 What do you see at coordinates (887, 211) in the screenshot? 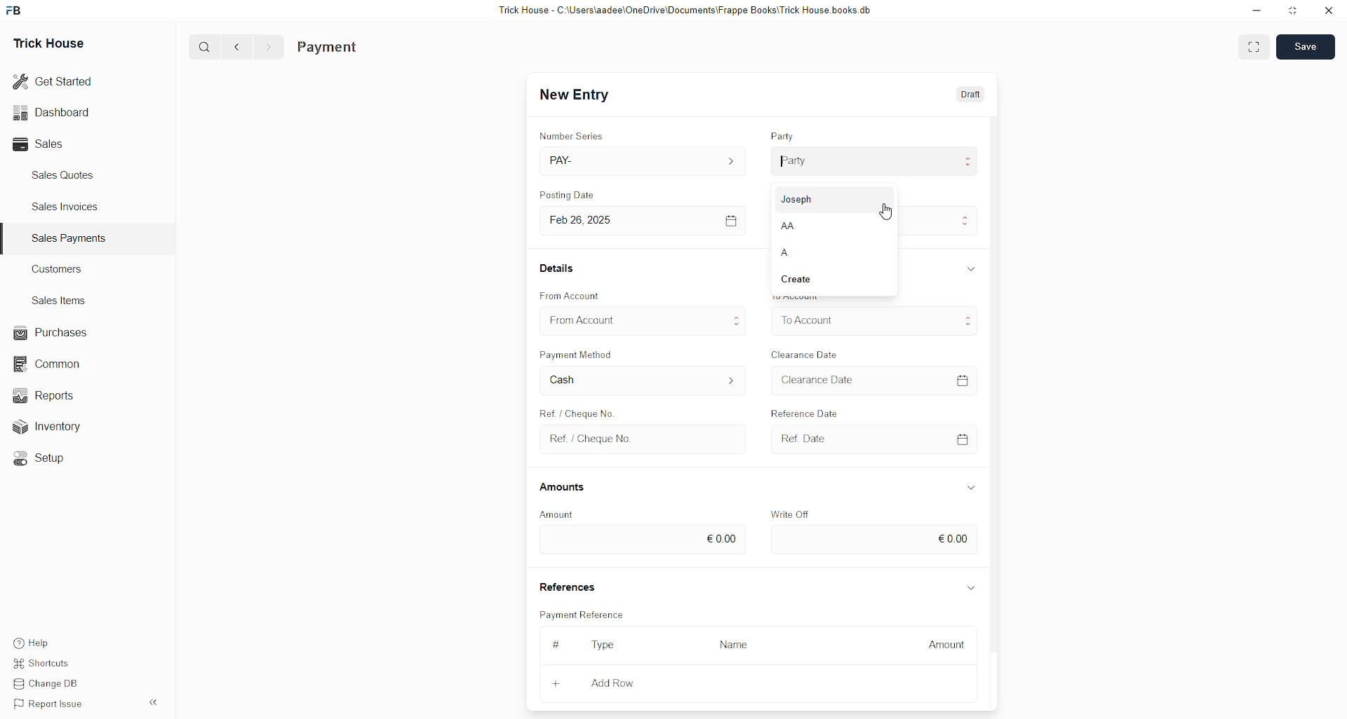
I see `cursor` at bounding box center [887, 211].